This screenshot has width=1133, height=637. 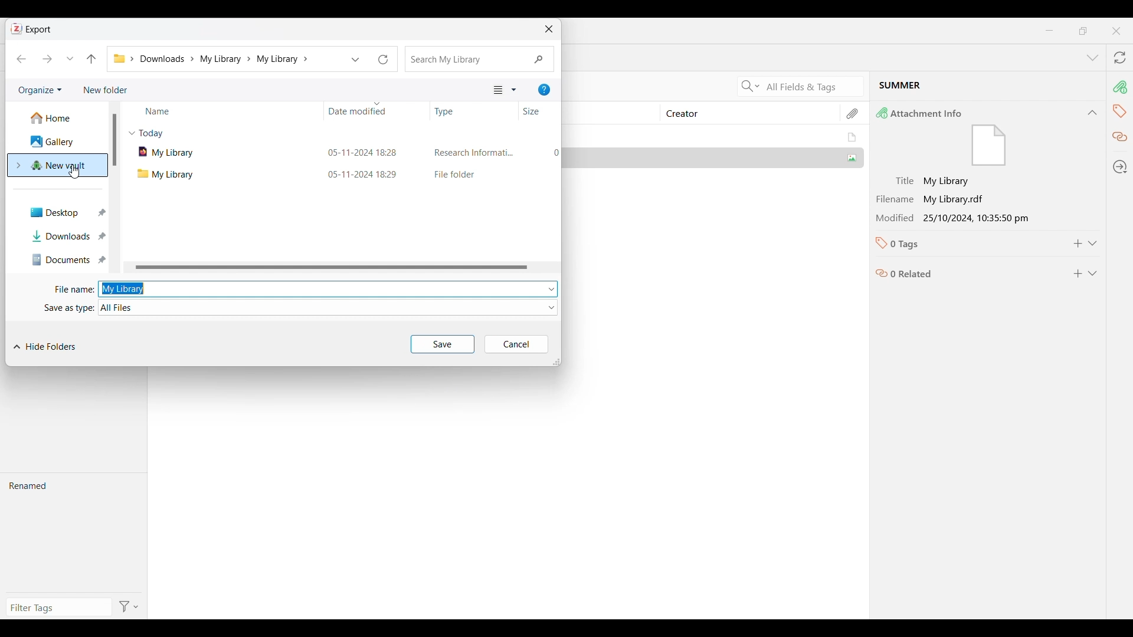 What do you see at coordinates (549, 29) in the screenshot?
I see `Close ` at bounding box center [549, 29].